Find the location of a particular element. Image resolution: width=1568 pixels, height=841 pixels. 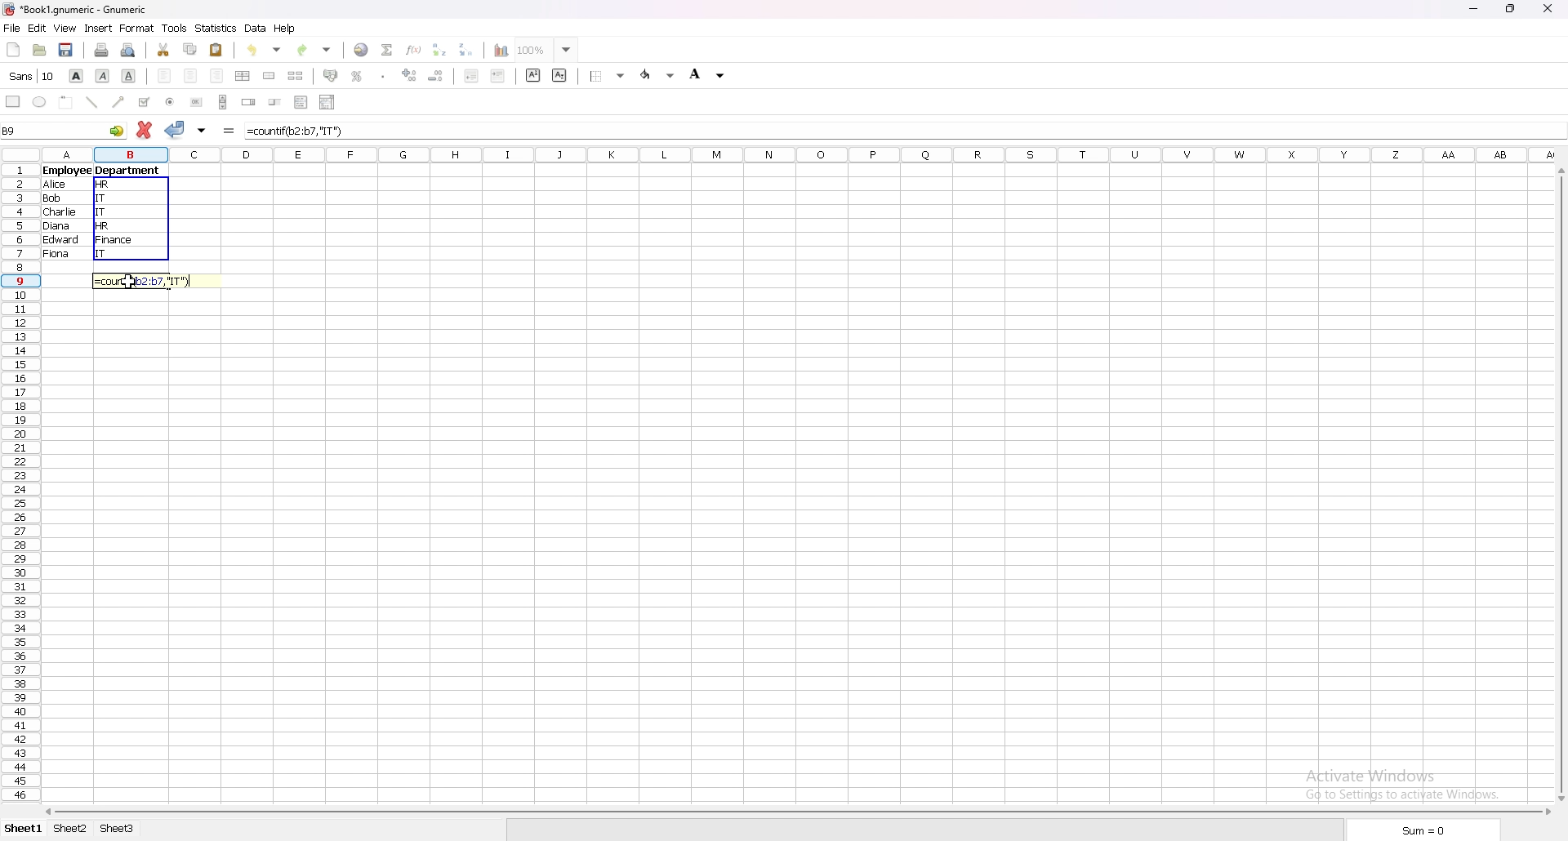

slider is located at coordinates (276, 103).